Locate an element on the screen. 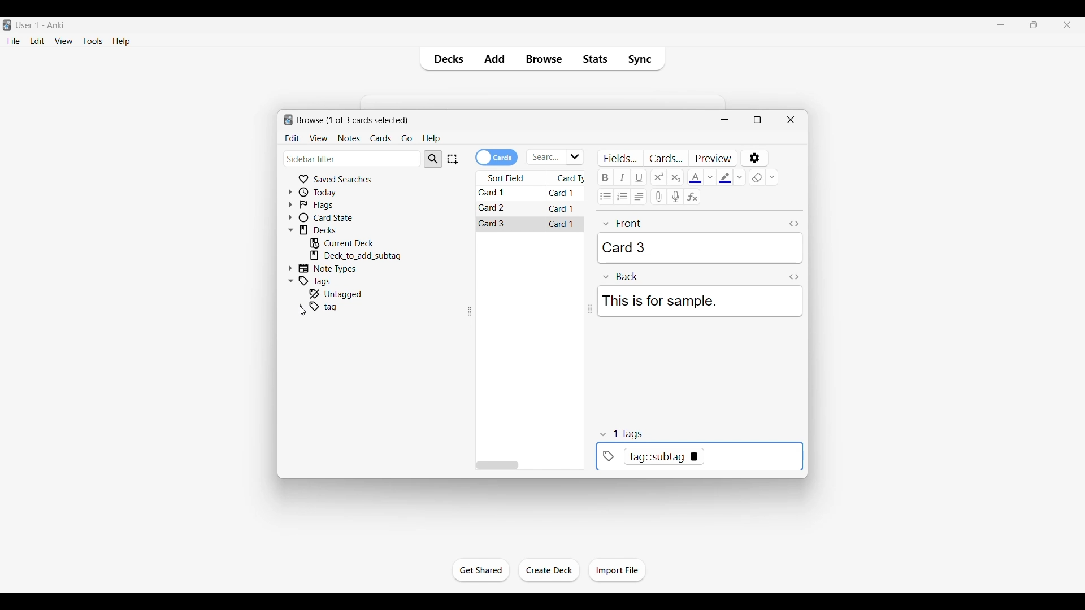  Show interface in a smaller tab is located at coordinates (1034, 25).